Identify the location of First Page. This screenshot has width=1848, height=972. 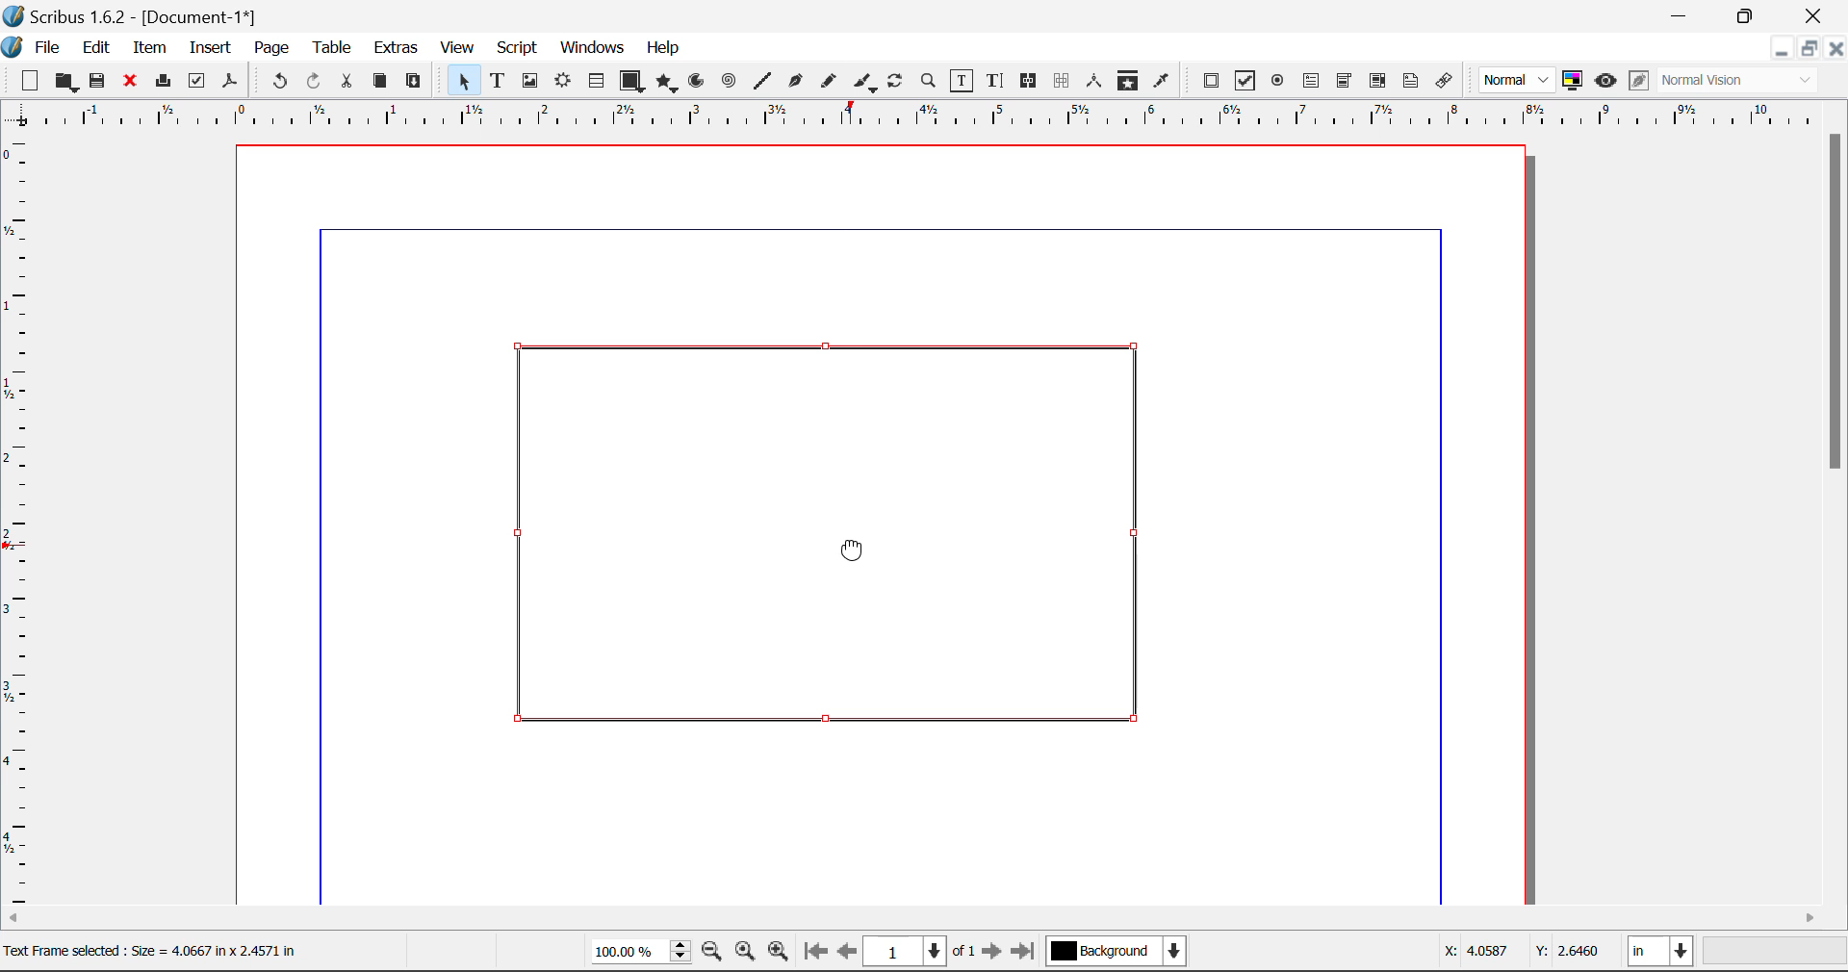
(815, 954).